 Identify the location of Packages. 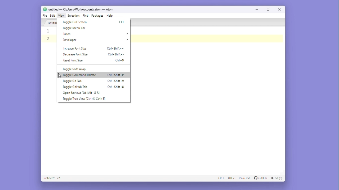
(98, 16).